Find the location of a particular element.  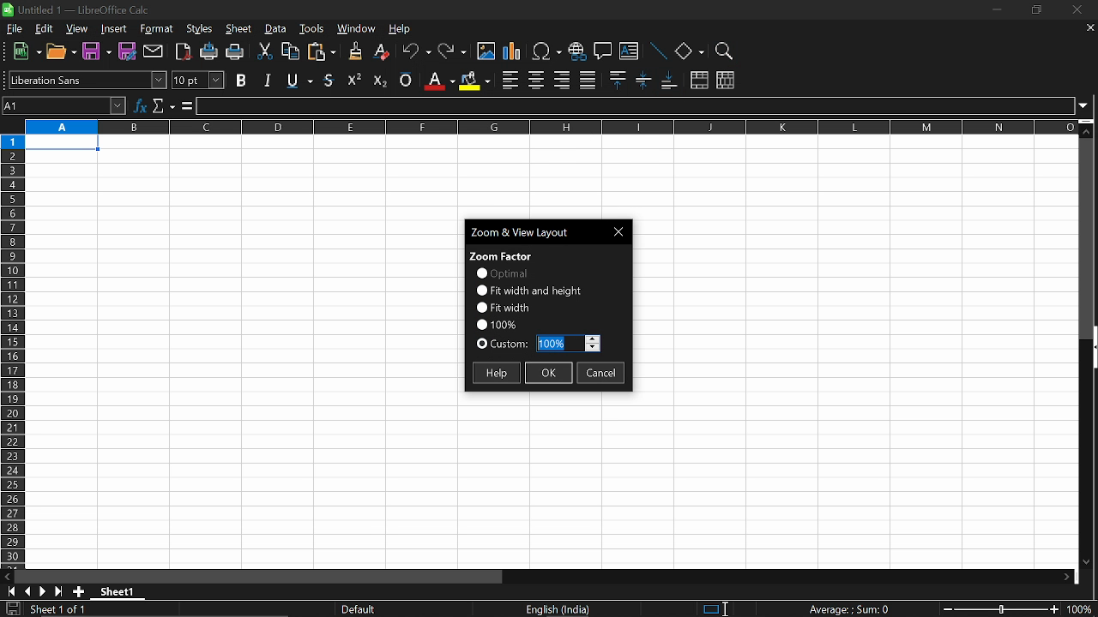

open is located at coordinates (63, 54).